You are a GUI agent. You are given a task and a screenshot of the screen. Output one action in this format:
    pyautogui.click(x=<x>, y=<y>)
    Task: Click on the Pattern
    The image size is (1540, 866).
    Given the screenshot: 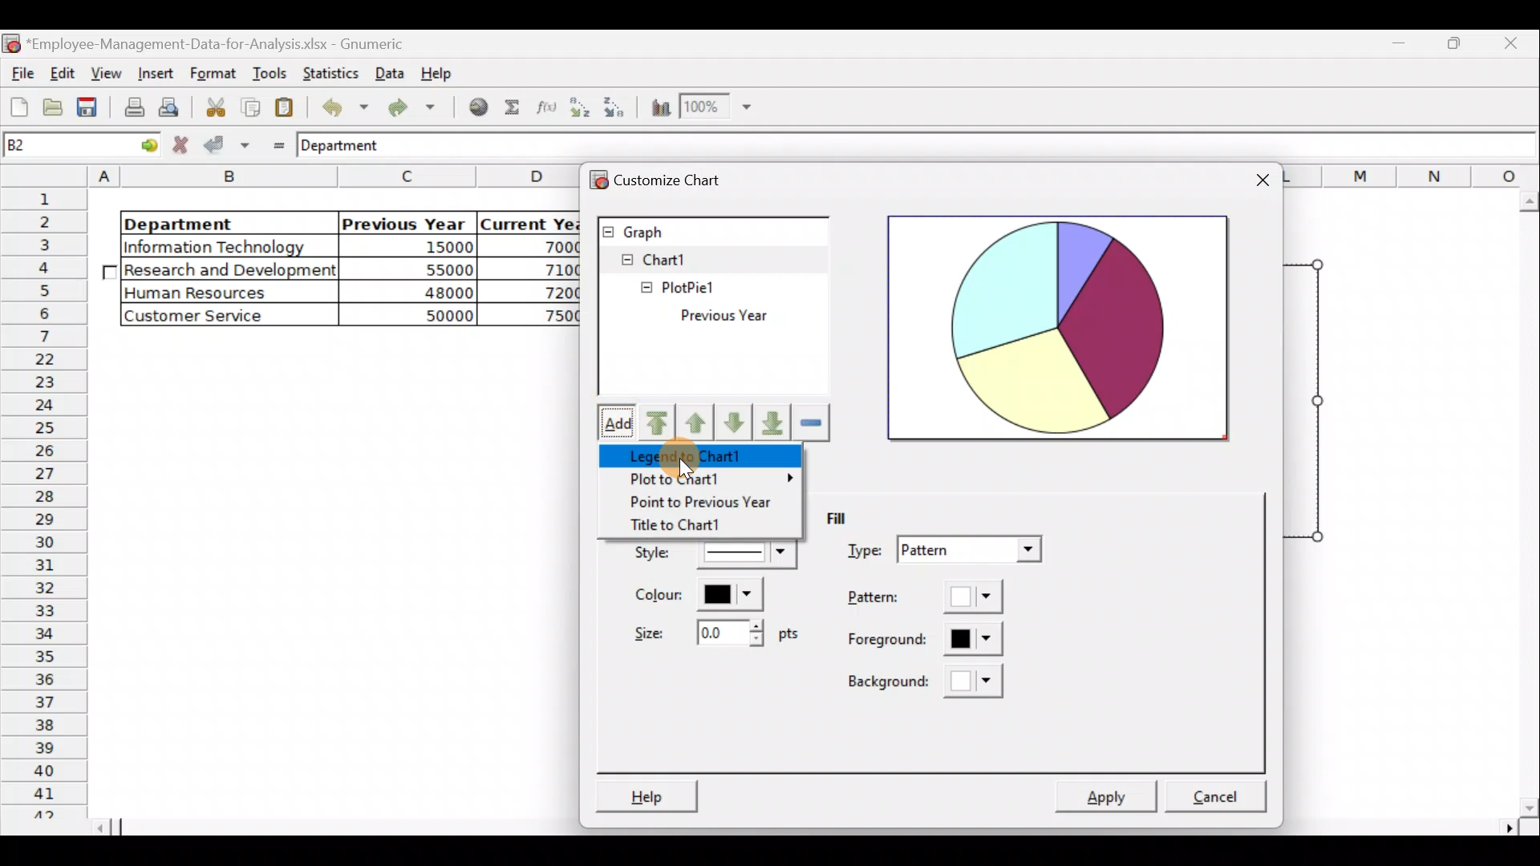 What is the action you would take?
    pyautogui.click(x=926, y=600)
    